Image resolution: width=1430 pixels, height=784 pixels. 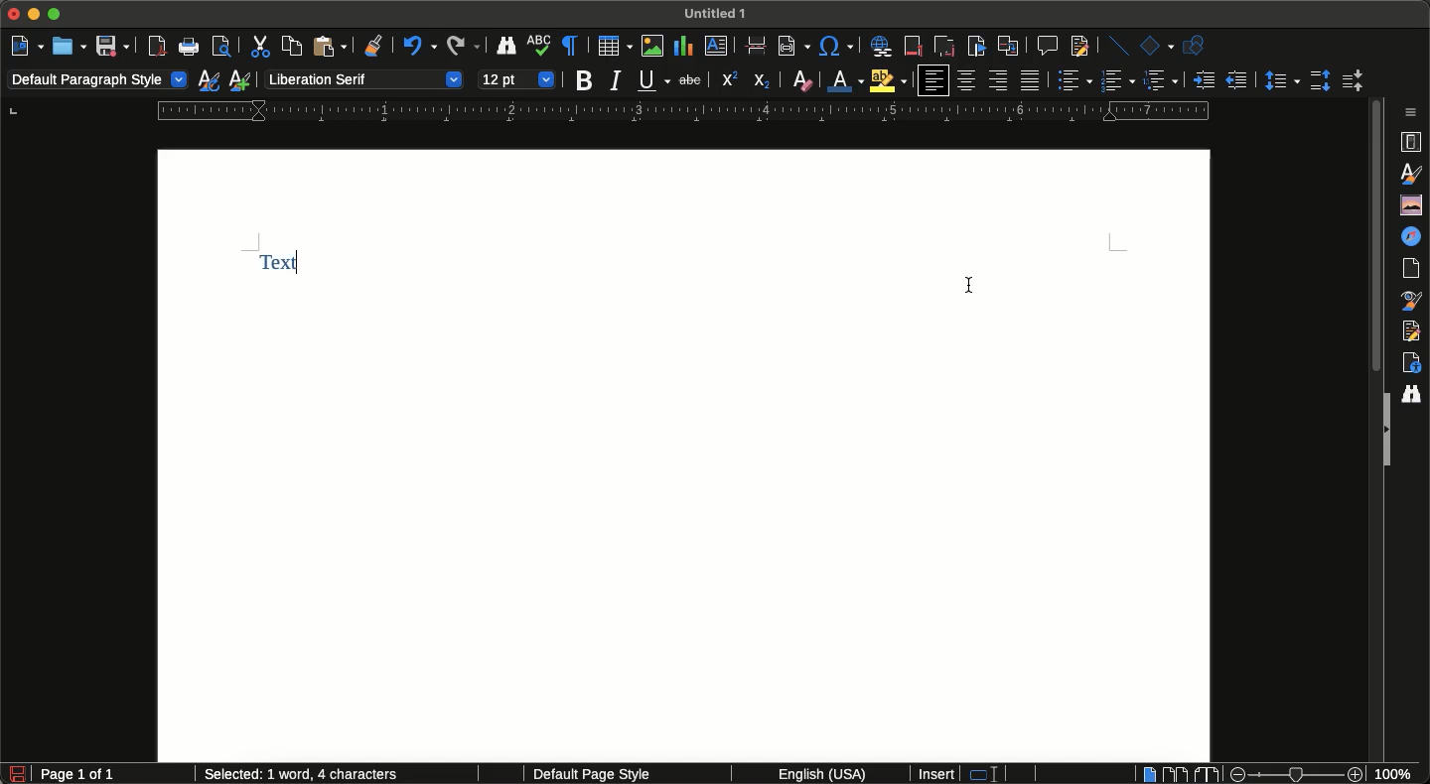 I want to click on Minimize, so click(x=37, y=16).